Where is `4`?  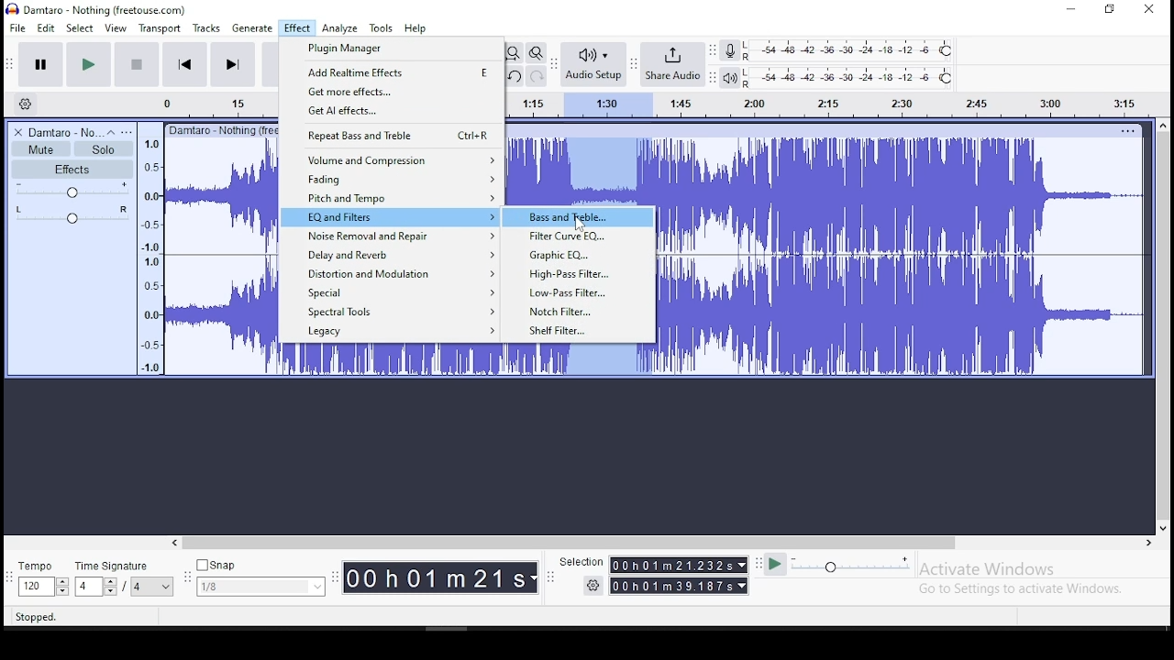
4 is located at coordinates (86, 587).